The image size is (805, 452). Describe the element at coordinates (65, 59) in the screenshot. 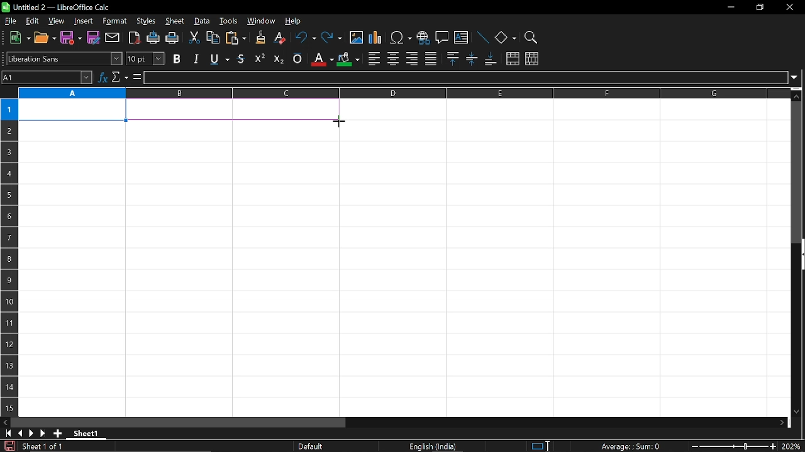

I see `text style` at that location.